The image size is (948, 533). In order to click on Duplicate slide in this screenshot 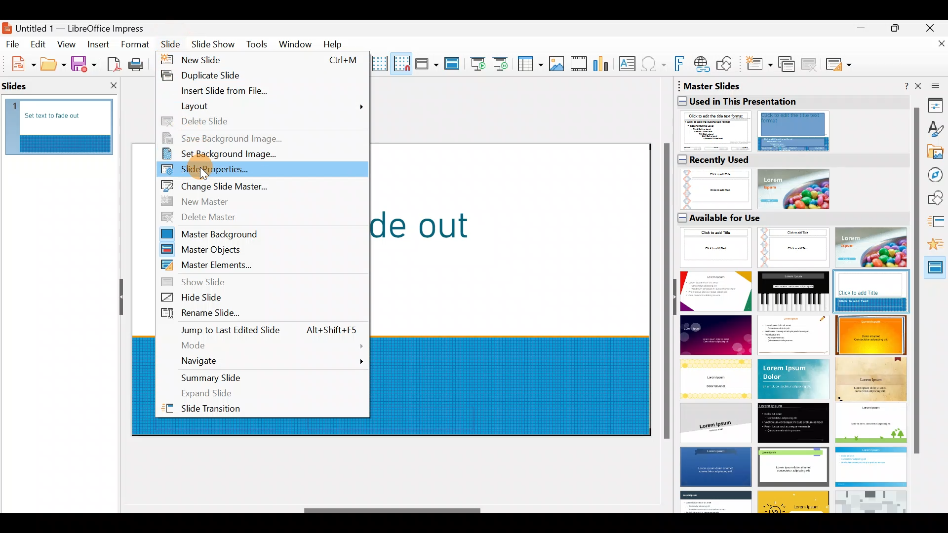, I will do `click(261, 74)`.